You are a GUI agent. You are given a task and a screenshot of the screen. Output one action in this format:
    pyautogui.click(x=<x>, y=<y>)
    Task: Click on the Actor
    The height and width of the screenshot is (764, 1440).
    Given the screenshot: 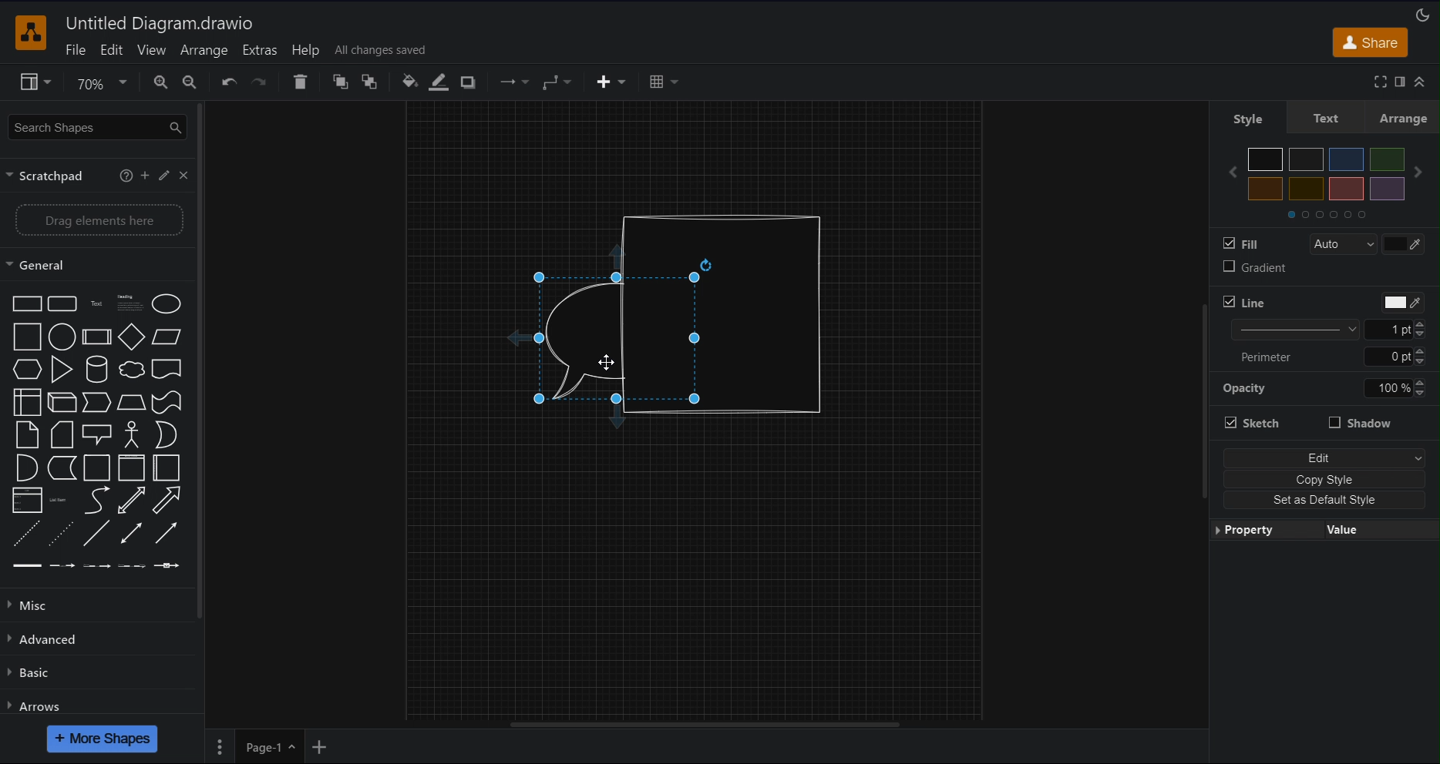 What is the action you would take?
    pyautogui.click(x=131, y=434)
    